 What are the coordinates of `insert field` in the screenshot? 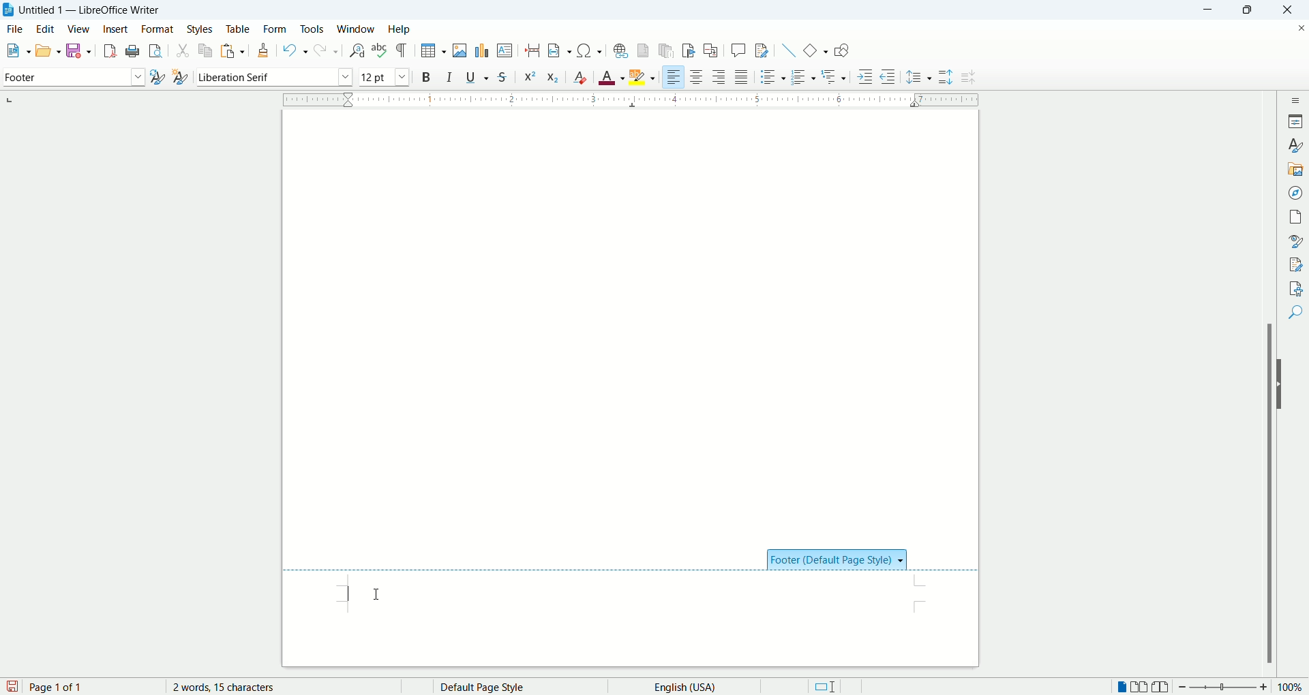 It's located at (559, 51).